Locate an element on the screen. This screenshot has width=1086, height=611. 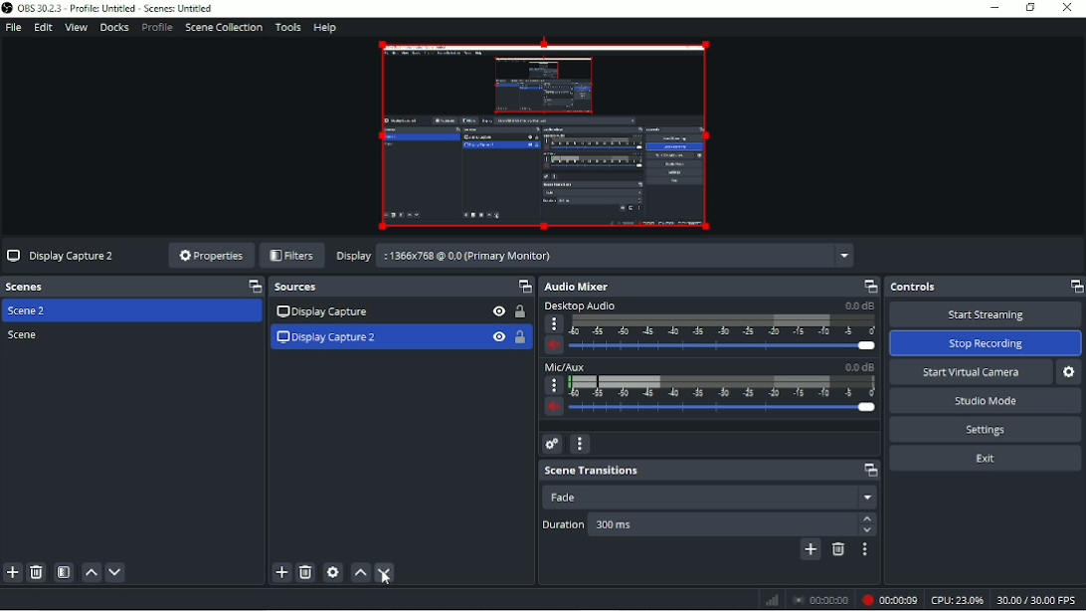
Docks is located at coordinates (113, 28).